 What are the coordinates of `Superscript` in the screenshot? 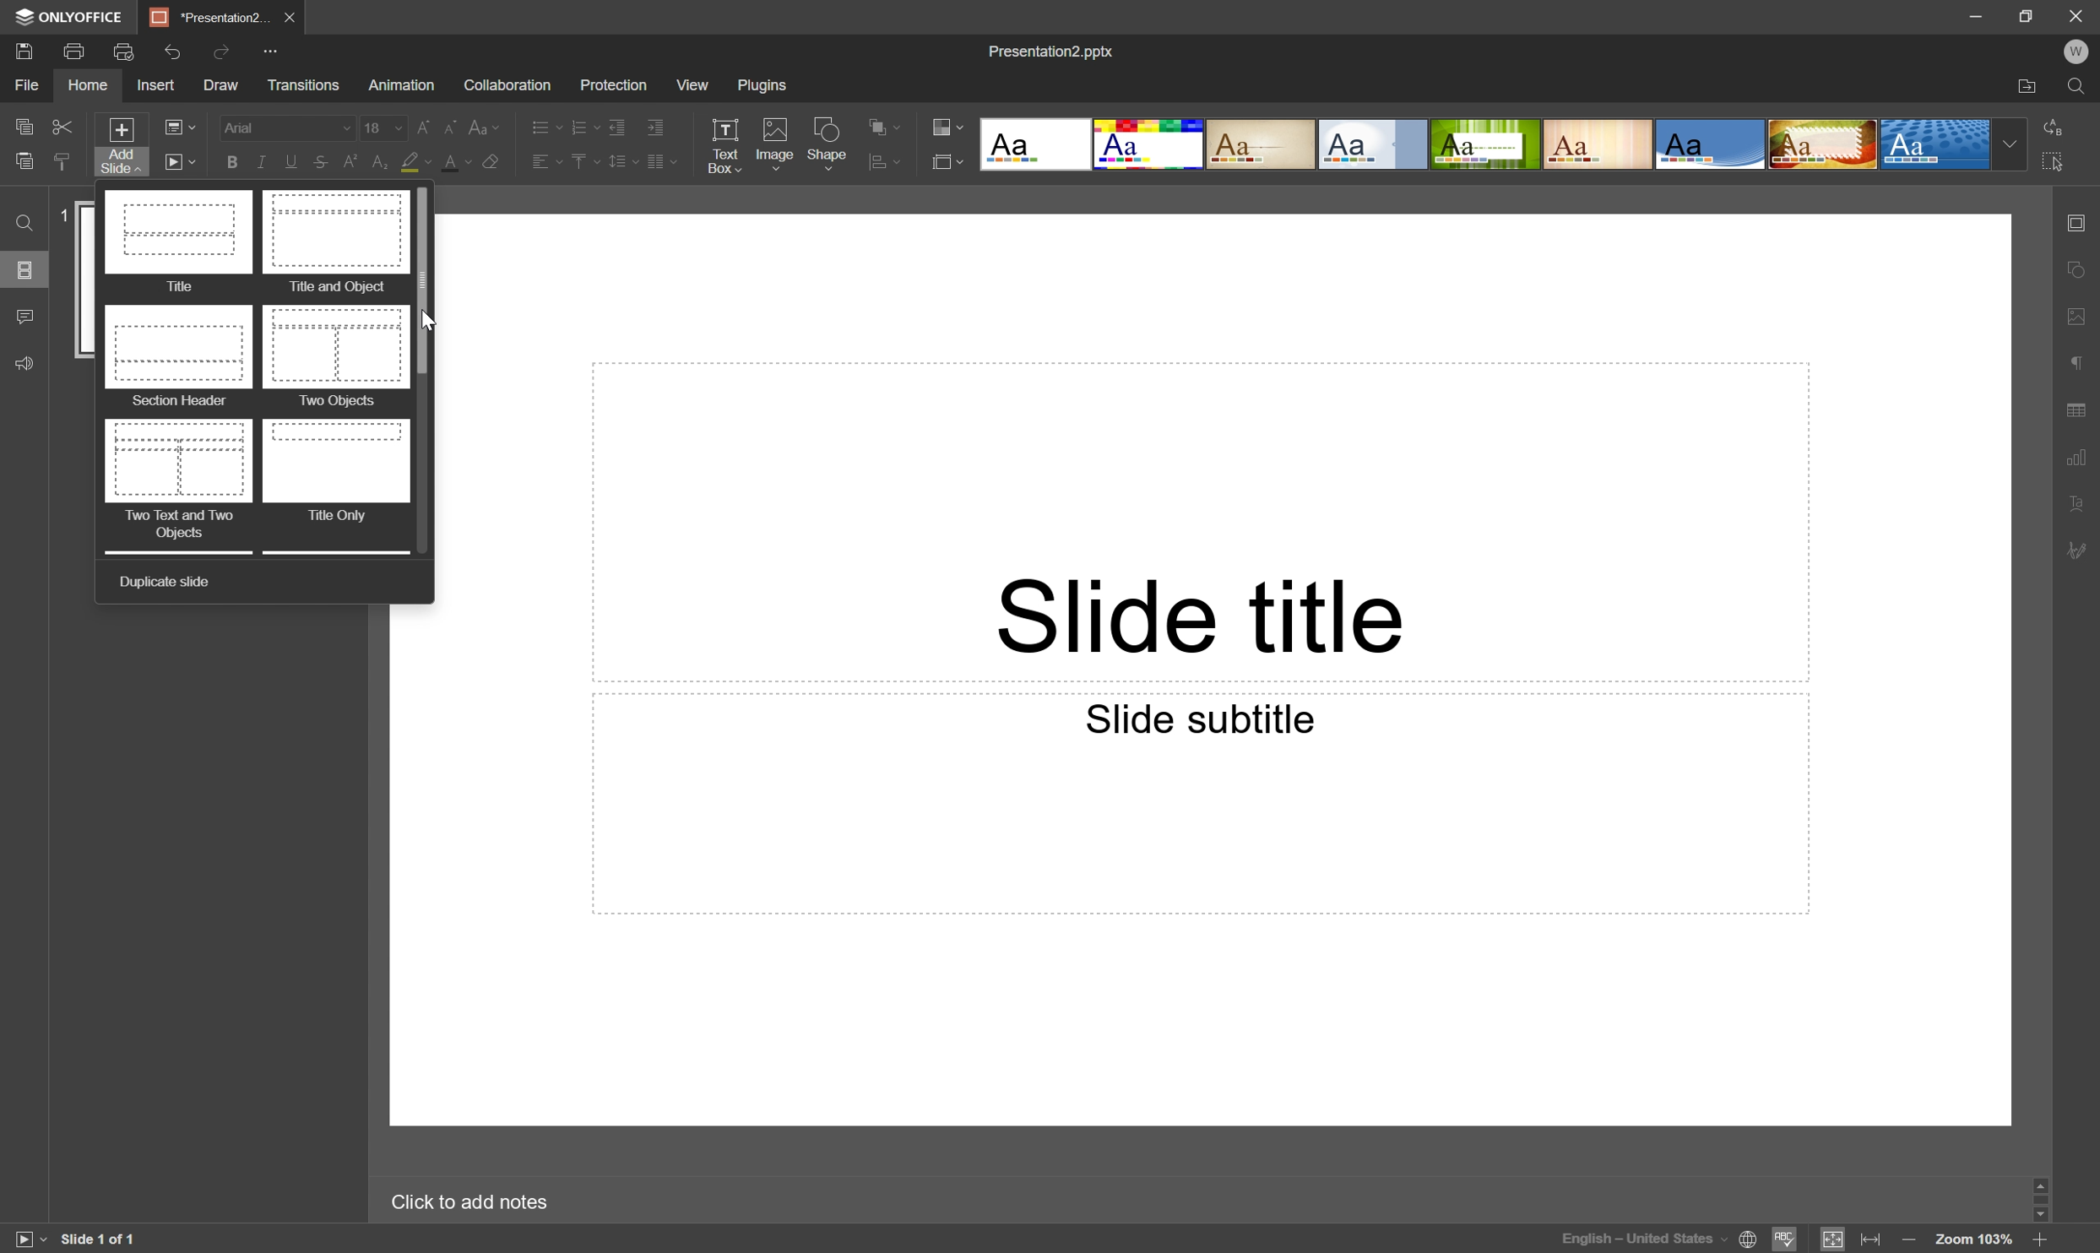 It's located at (350, 162).